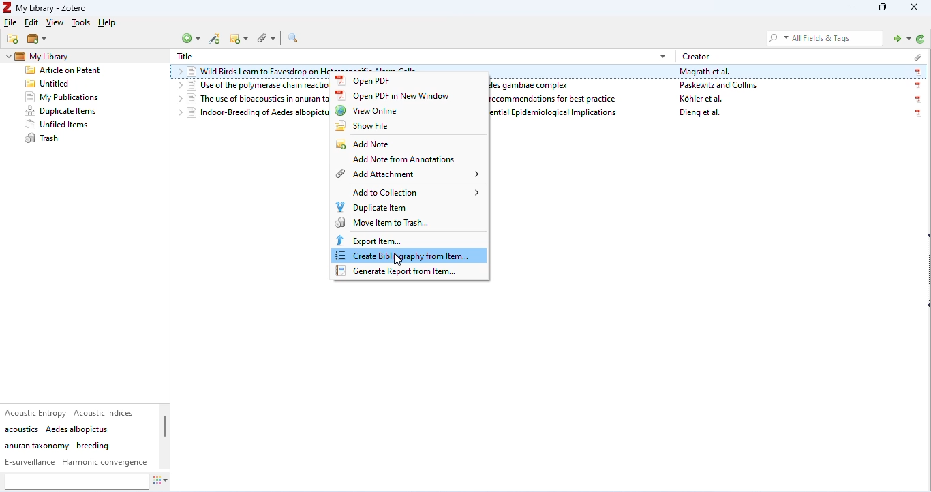 This screenshot has width=931, height=492. Describe the element at coordinates (372, 206) in the screenshot. I see `duplicate item` at that location.